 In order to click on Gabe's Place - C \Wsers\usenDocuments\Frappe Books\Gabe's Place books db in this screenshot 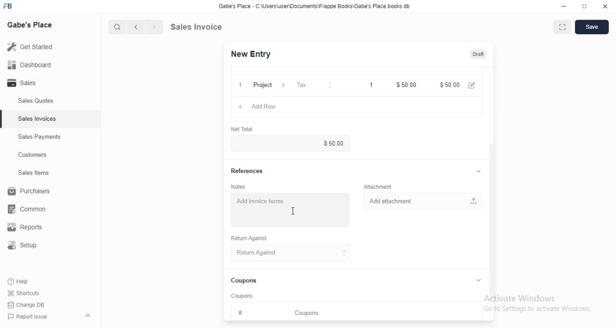, I will do `click(317, 8)`.